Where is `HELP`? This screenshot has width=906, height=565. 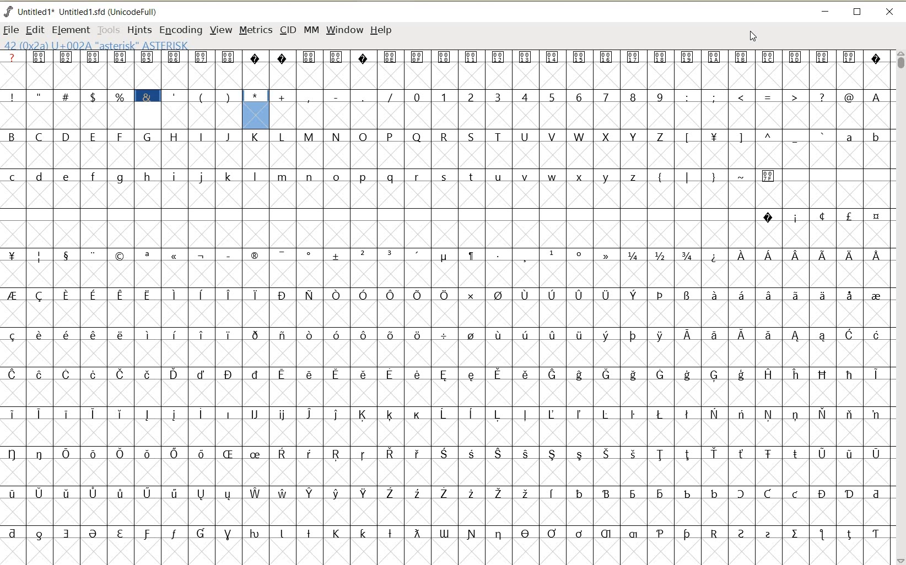 HELP is located at coordinates (381, 31).